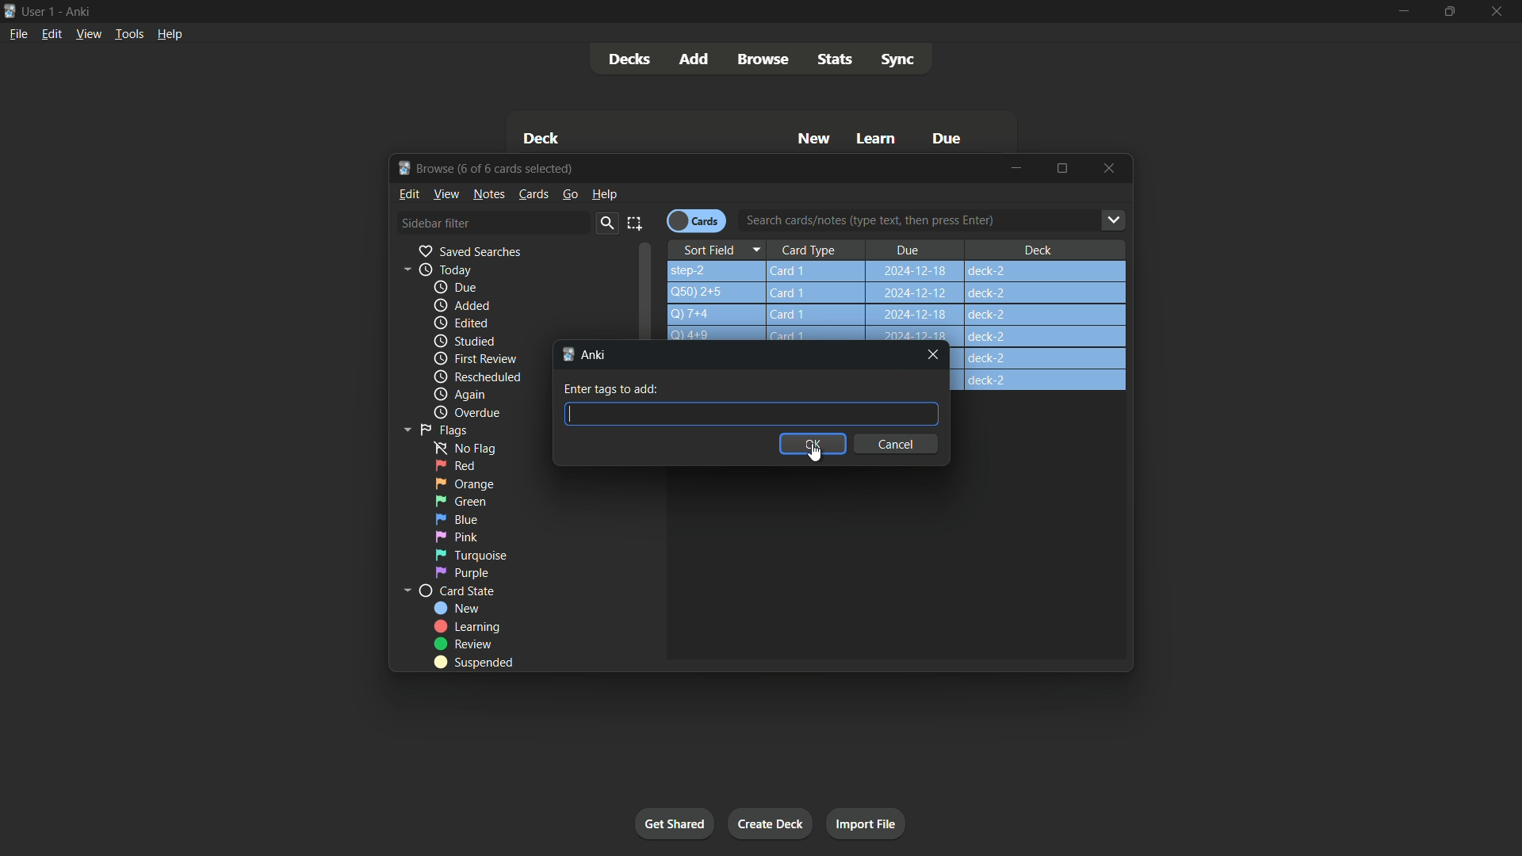  Describe the element at coordinates (460, 322) in the screenshot. I see ` edited` at that location.